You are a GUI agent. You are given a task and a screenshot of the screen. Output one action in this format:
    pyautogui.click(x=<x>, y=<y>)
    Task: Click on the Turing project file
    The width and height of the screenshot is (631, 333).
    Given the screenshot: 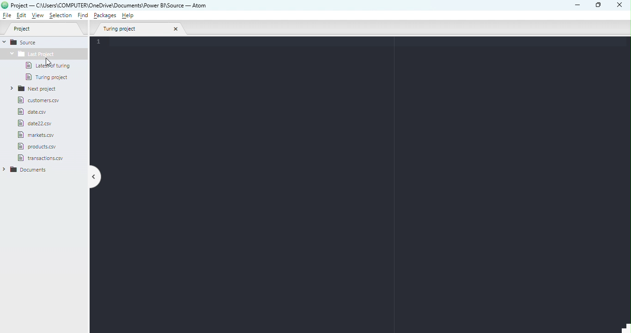 What is the action you would take?
    pyautogui.click(x=141, y=30)
    